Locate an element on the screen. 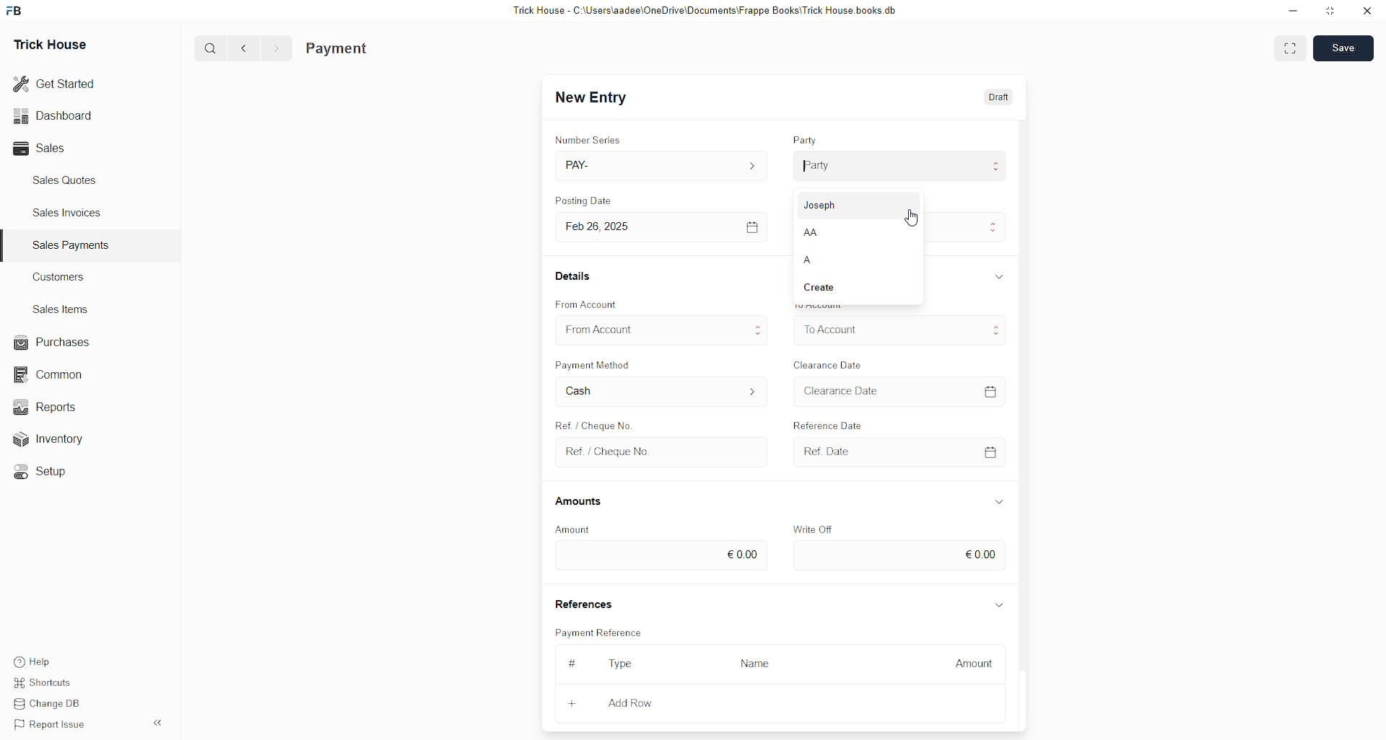  Sales is located at coordinates (43, 149).